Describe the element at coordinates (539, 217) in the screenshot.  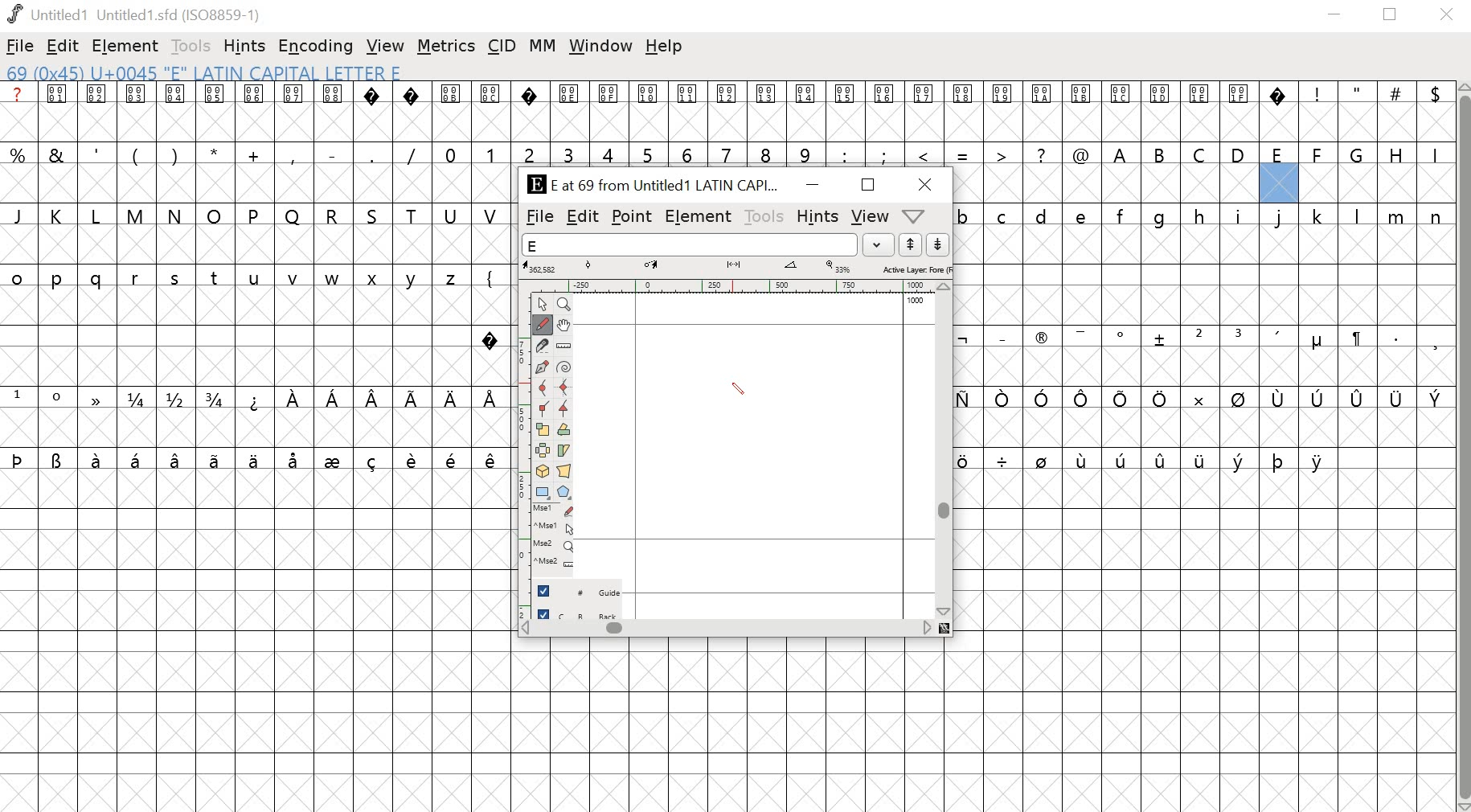
I see `file` at that location.